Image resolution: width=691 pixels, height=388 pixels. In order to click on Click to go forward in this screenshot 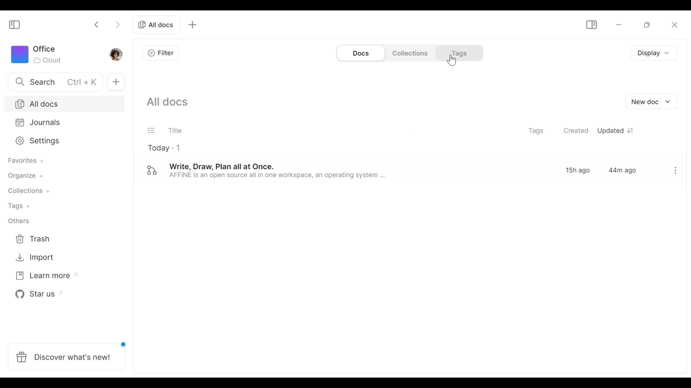, I will do `click(116, 24)`.